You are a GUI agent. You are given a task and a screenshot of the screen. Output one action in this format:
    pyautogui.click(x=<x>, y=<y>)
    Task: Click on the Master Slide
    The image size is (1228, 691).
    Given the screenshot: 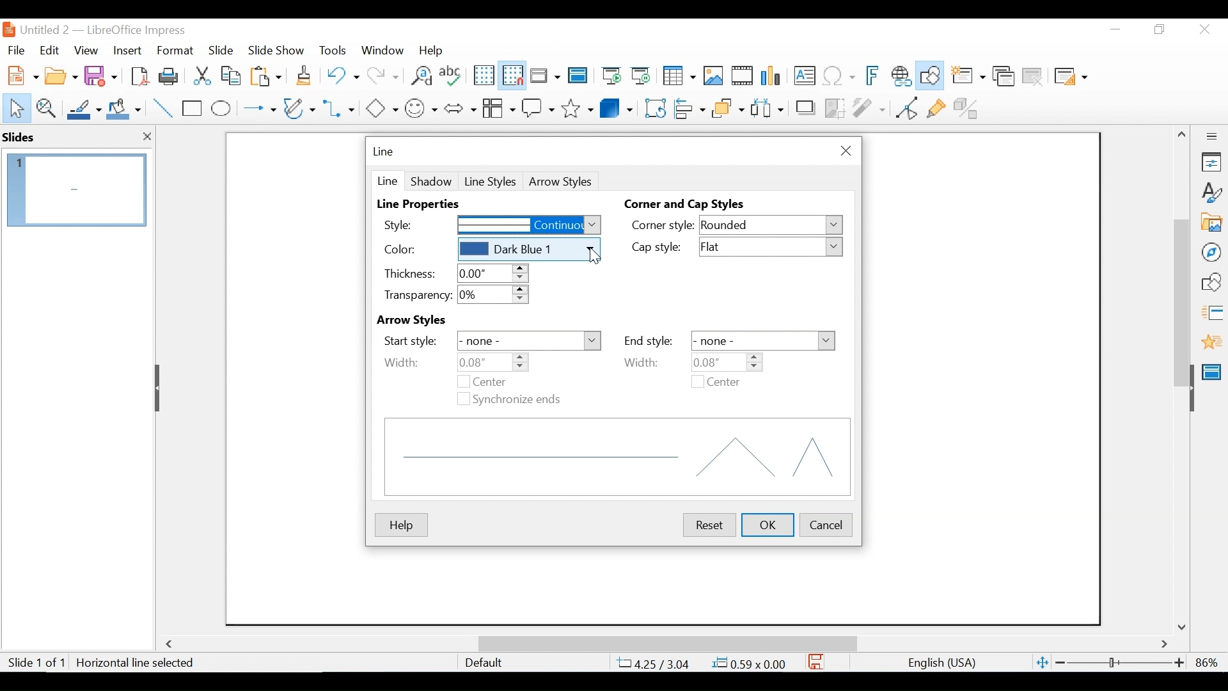 What is the action you would take?
    pyautogui.click(x=1214, y=370)
    